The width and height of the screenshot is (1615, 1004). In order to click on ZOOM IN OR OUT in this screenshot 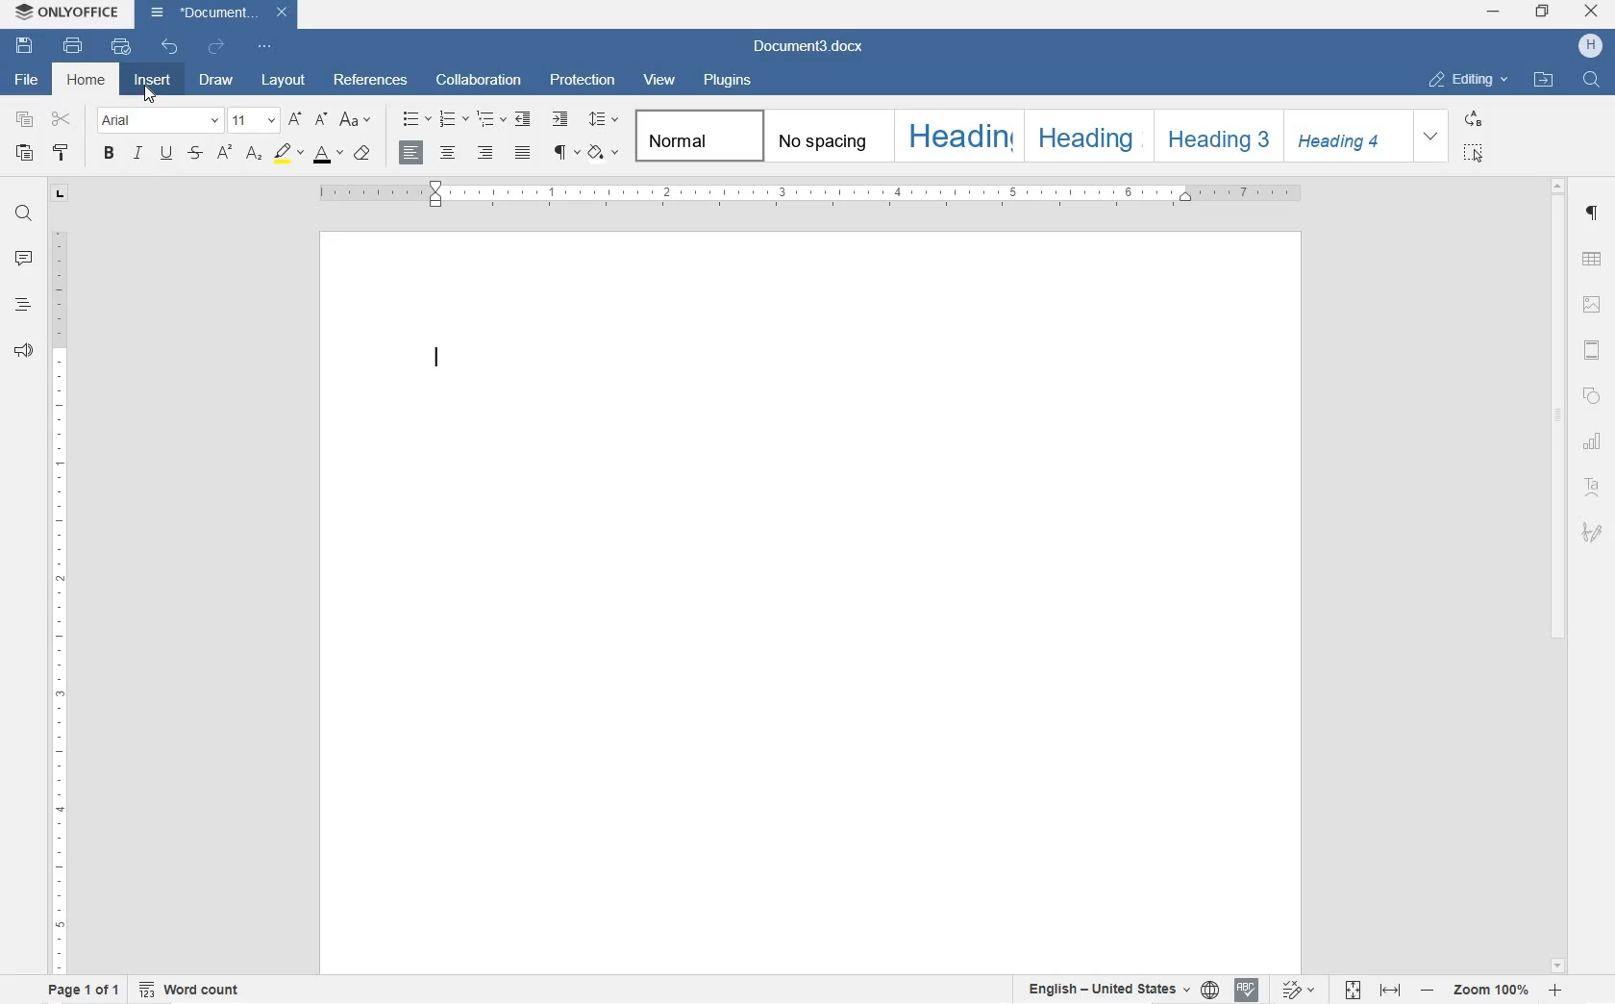, I will do `click(1492, 989)`.